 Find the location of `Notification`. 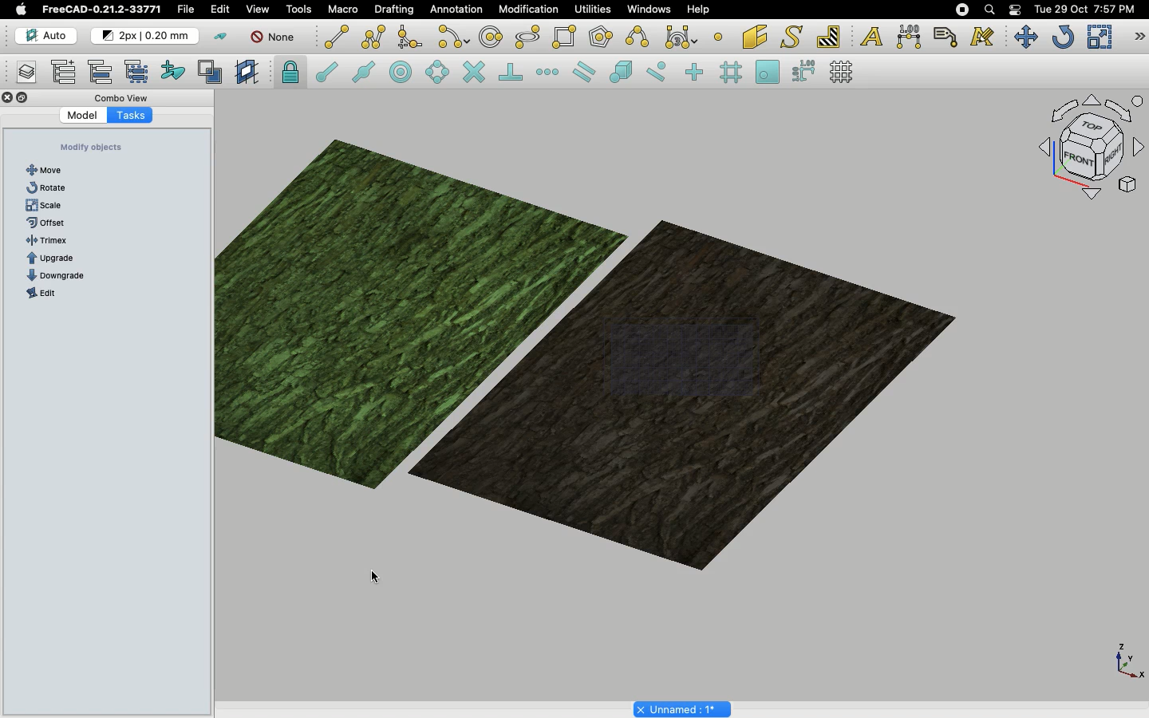

Notification is located at coordinates (1017, 9).